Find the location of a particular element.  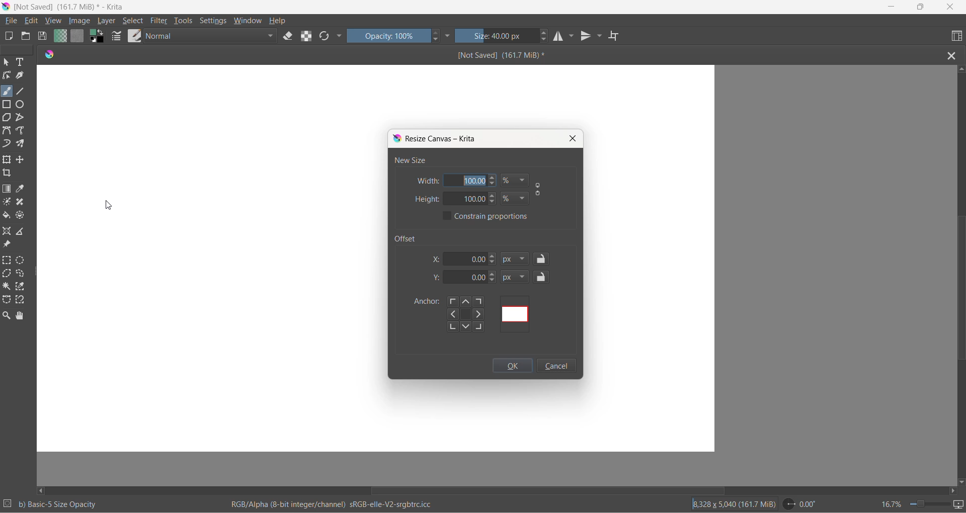

y-axis value lock is located at coordinates (542, 277).